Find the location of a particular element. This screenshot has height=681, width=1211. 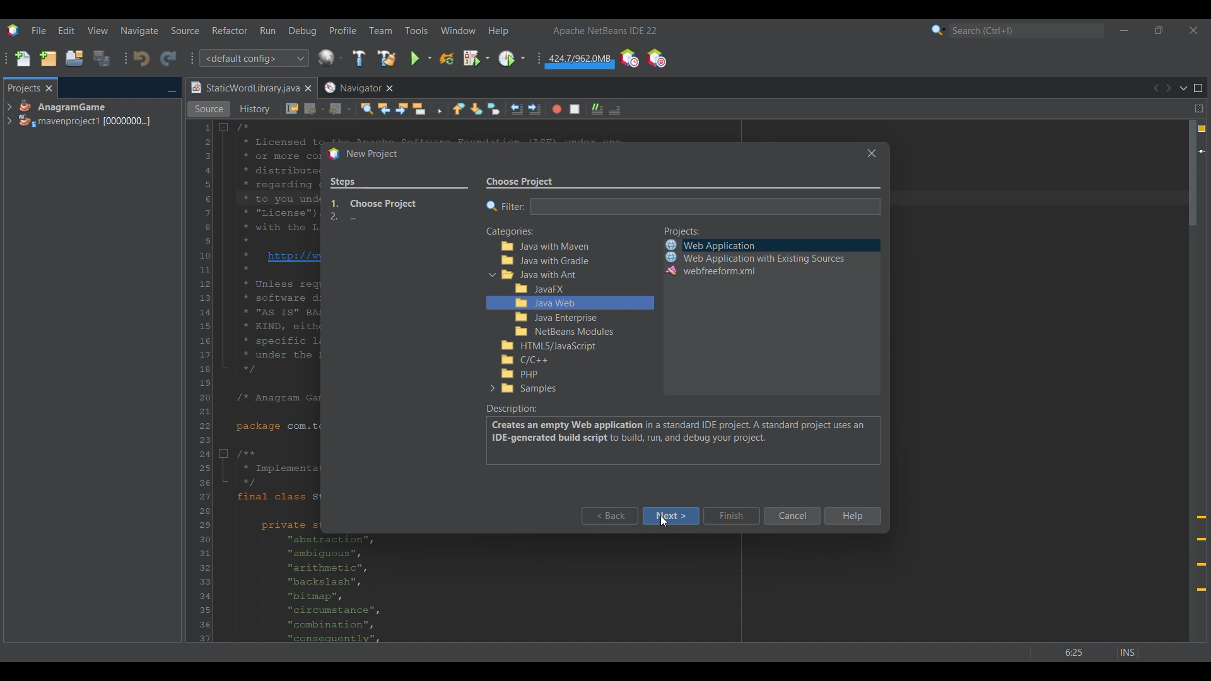

History view is located at coordinates (256, 109).